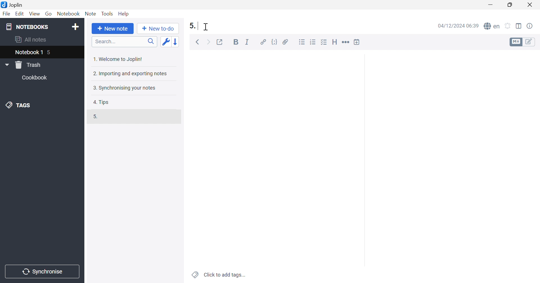 The image size is (540, 283). Describe the element at coordinates (235, 42) in the screenshot. I see `Bold` at that location.